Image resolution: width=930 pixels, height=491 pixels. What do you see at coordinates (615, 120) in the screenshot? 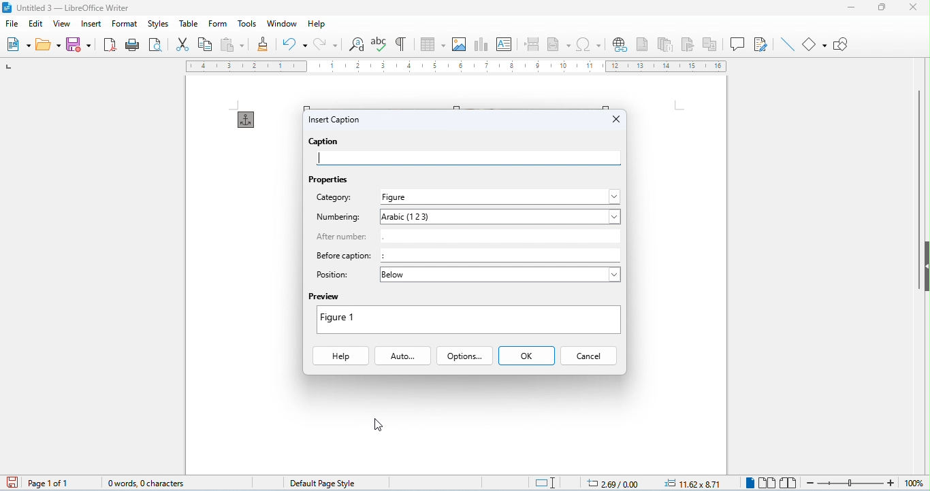
I see `close` at bounding box center [615, 120].